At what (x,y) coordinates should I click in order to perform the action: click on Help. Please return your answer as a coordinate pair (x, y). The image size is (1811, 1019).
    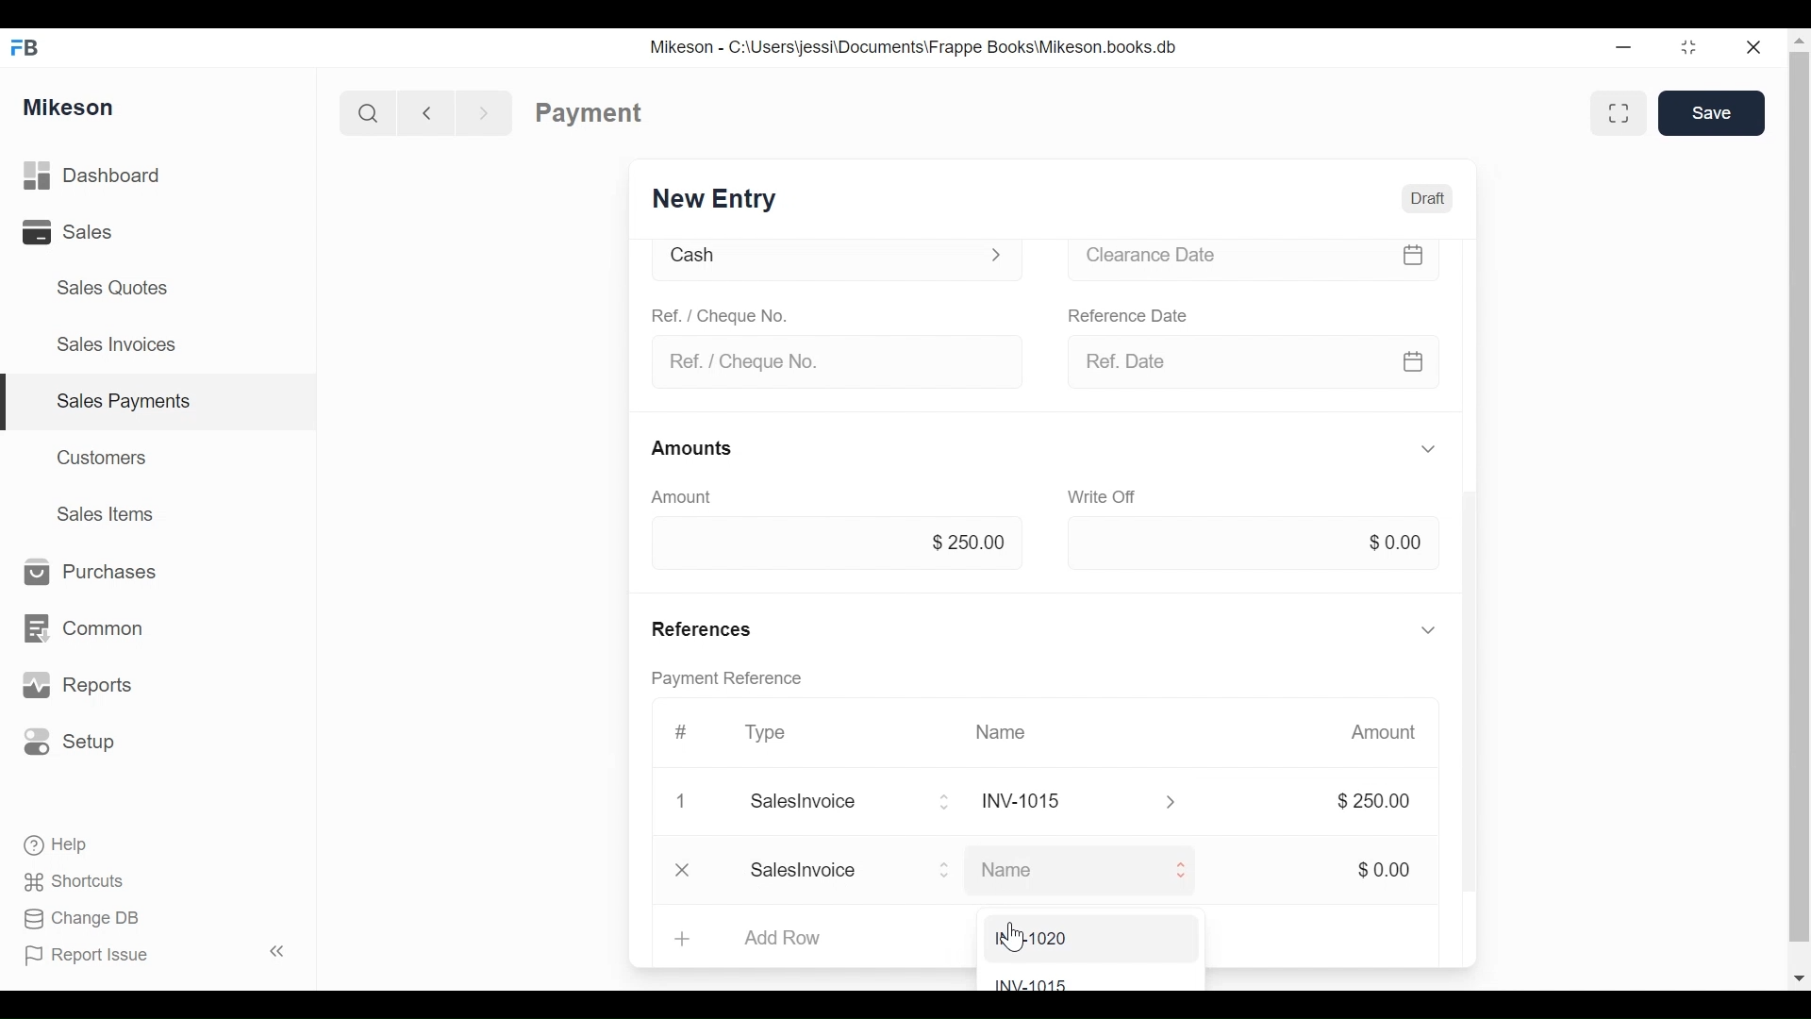
    Looking at the image, I should click on (70, 844).